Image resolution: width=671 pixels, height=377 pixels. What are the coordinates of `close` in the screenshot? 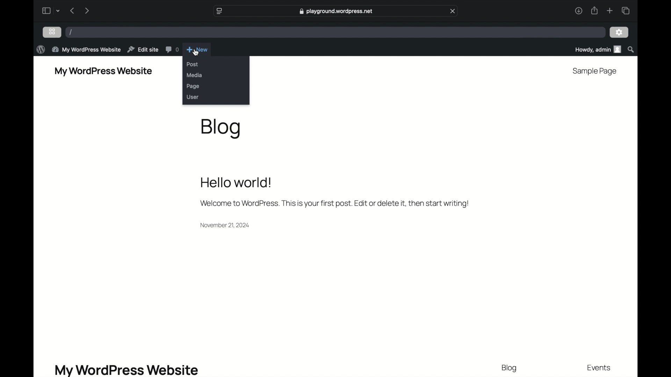 It's located at (453, 10).